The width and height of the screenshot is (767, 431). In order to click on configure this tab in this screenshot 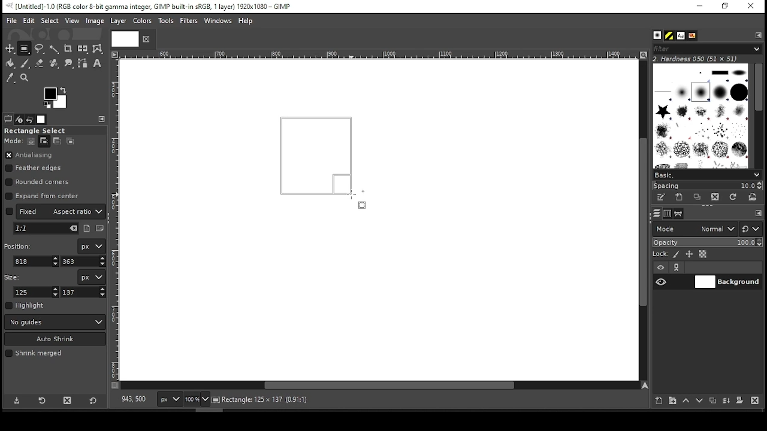, I will do `click(759, 35)`.